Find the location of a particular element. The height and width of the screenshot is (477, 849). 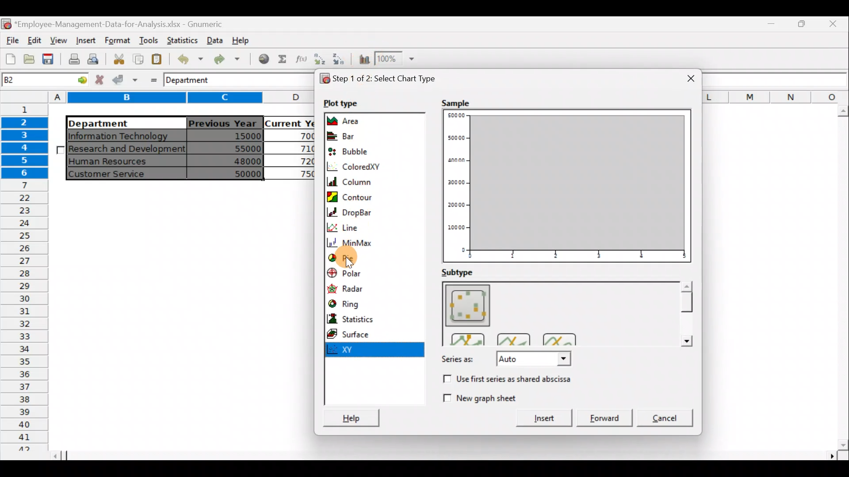

Enter formula is located at coordinates (151, 79).